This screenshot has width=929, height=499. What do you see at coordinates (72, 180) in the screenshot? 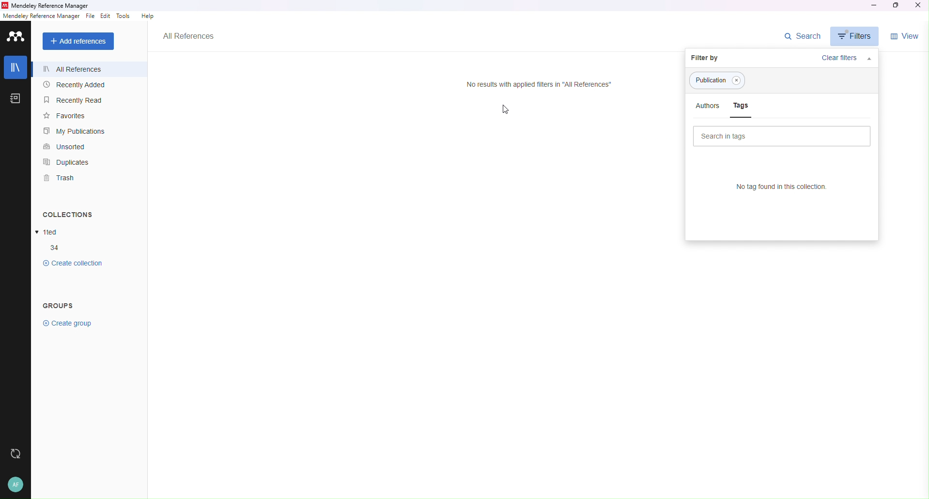
I see `Trash` at bounding box center [72, 180].